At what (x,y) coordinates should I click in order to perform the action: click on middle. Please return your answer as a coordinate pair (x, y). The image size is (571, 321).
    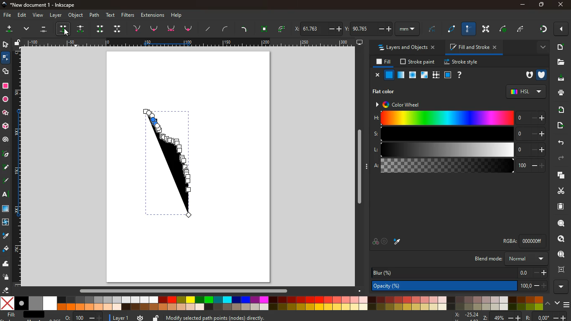
    Looking at the image, I should click on (101, 29).